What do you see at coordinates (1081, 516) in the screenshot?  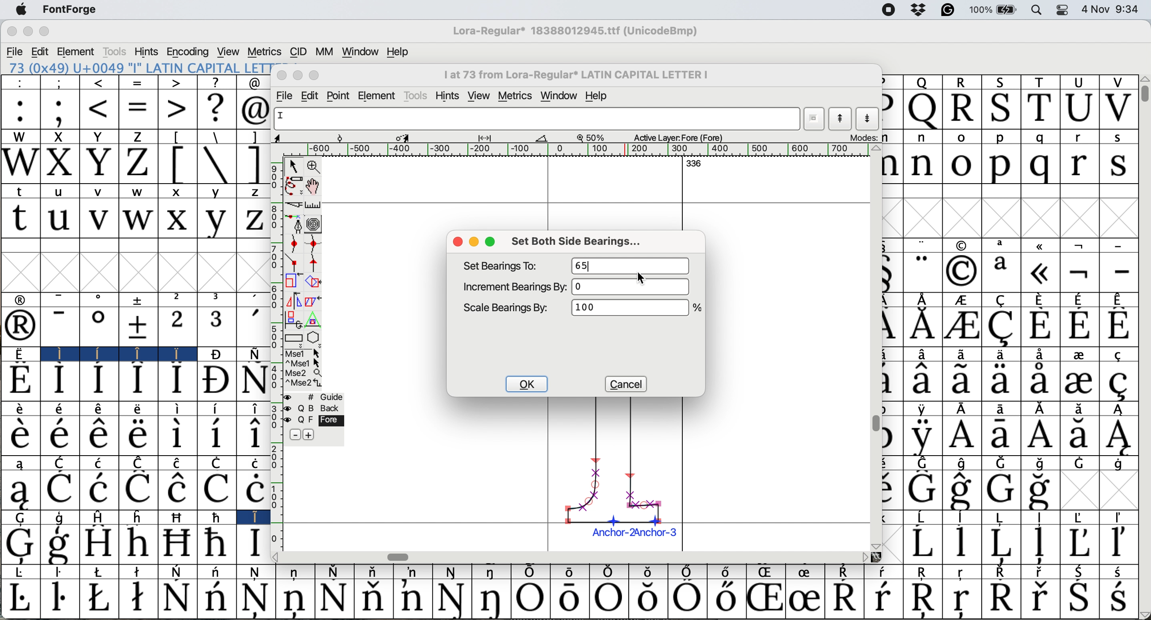 I see `Symbol` at bounding box center [1081, 516].